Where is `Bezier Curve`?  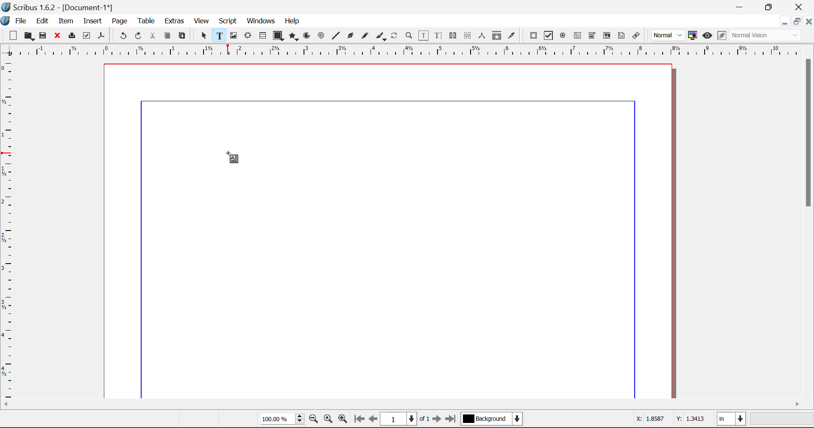
Bezier Curve is located at coordinates (349, 36).